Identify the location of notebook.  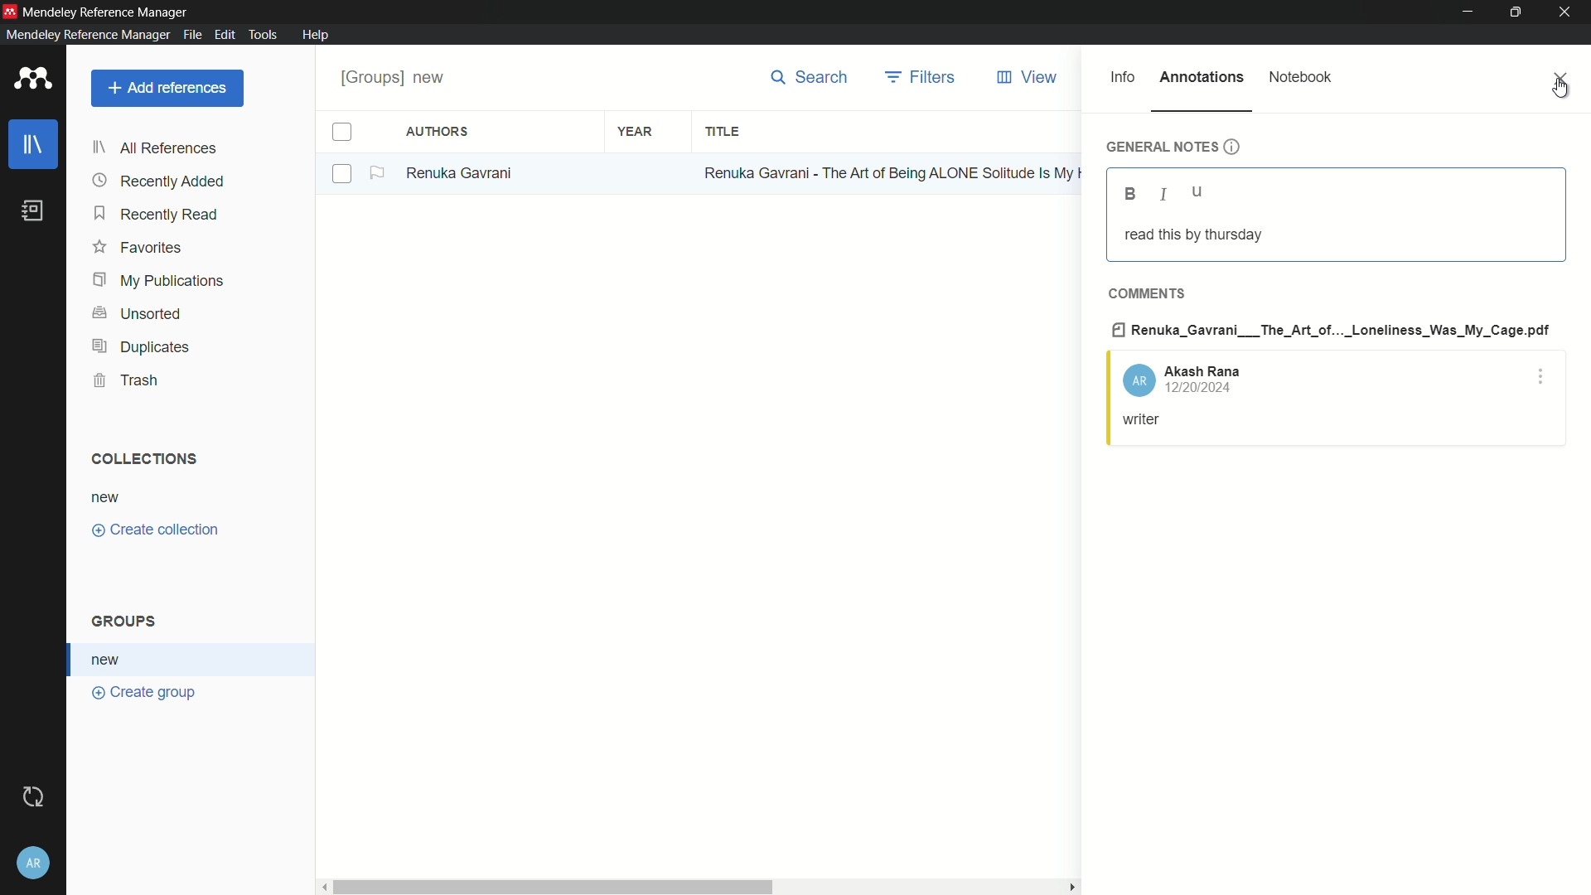
(1302, 76).